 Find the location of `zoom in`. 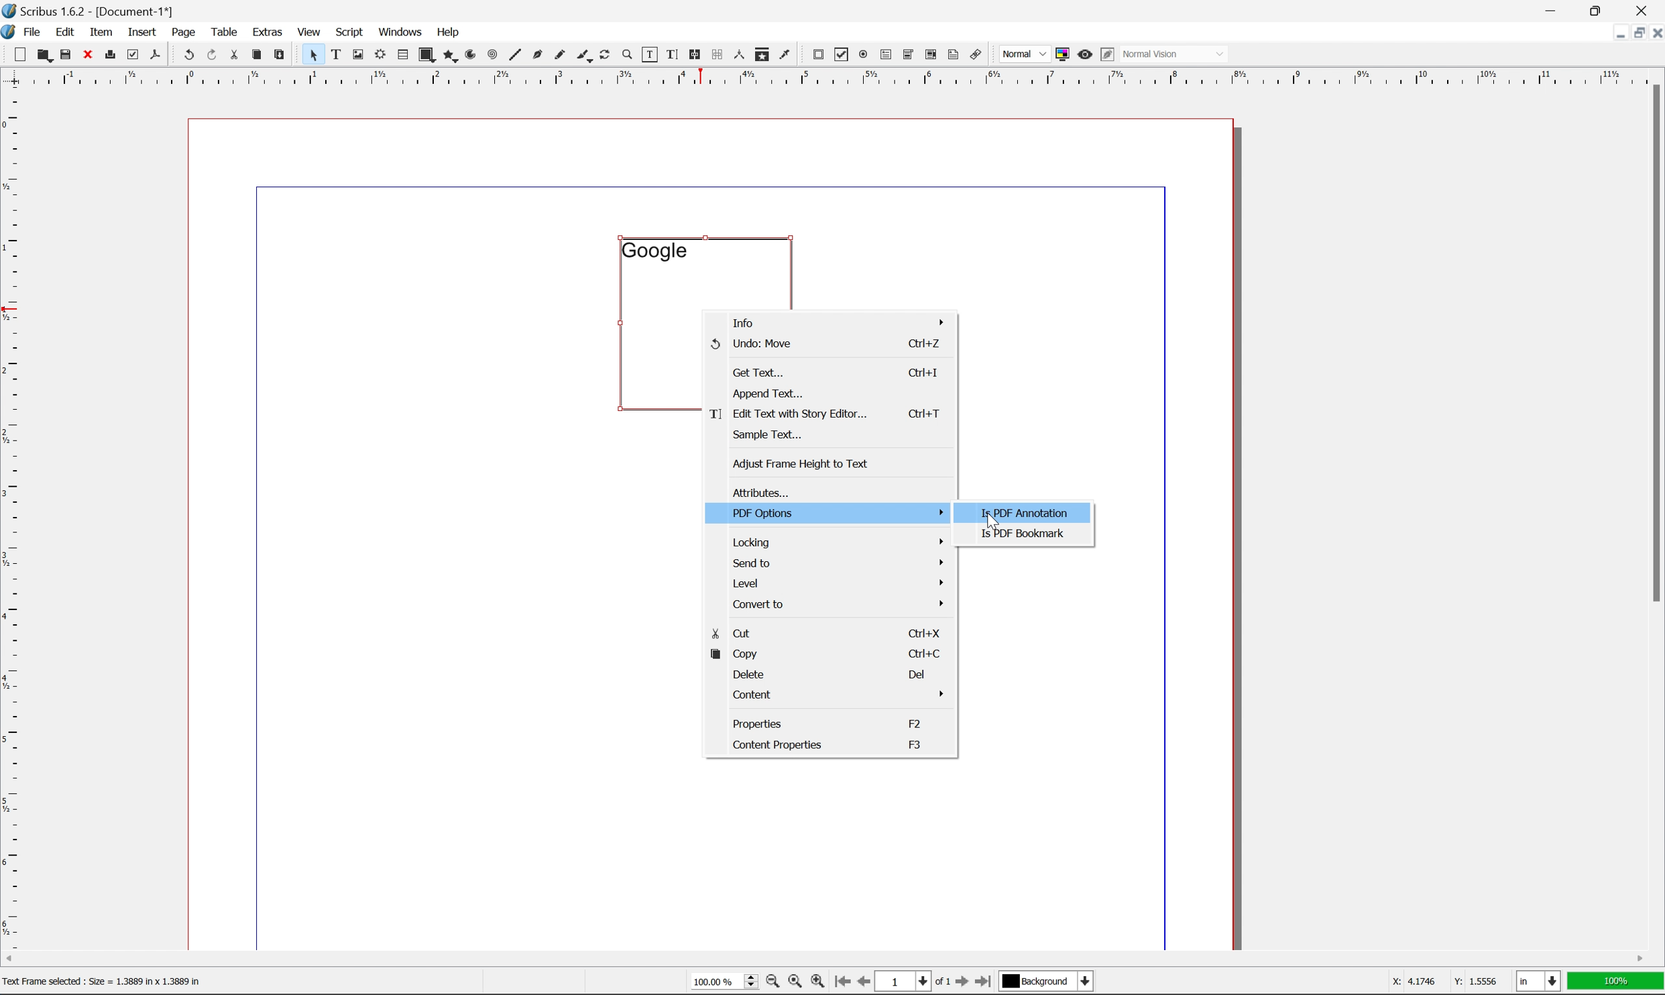

zoom in is located at coordinates (817, 982).